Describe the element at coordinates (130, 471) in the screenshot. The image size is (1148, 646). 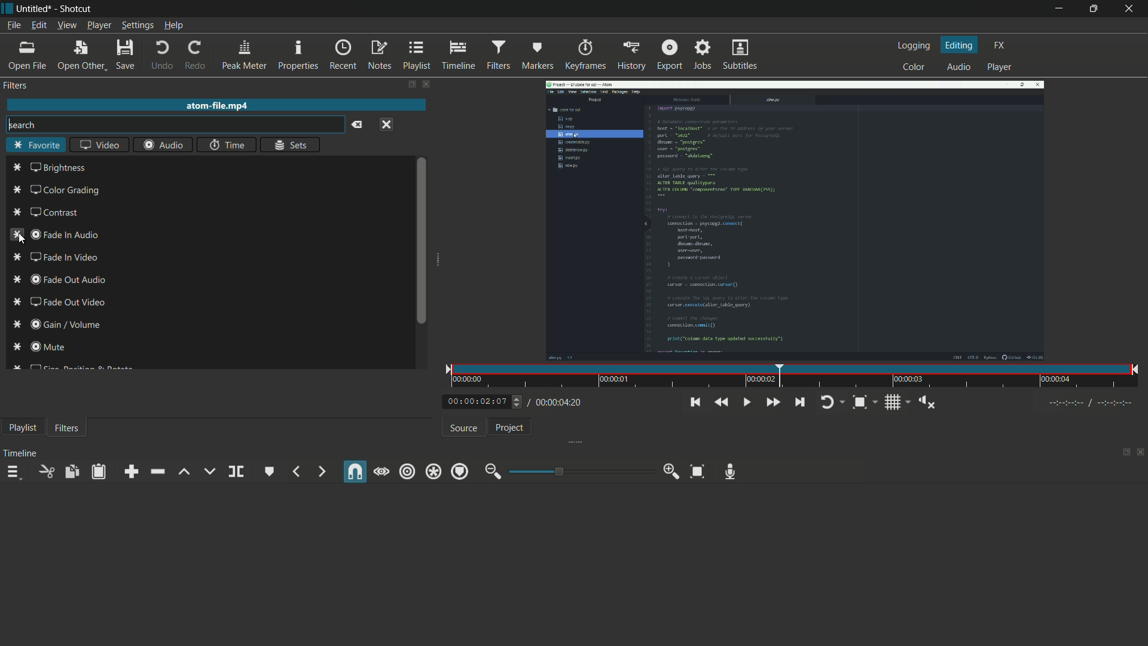
I see `append` at that location.